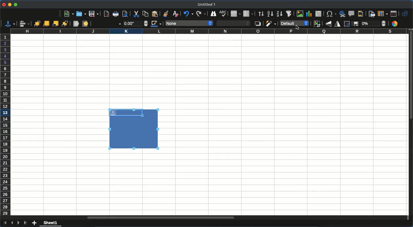 The image size is (413, 227). Describe the element at coordinates (206, 4) in the screenshot. I see `untitled` at that location.